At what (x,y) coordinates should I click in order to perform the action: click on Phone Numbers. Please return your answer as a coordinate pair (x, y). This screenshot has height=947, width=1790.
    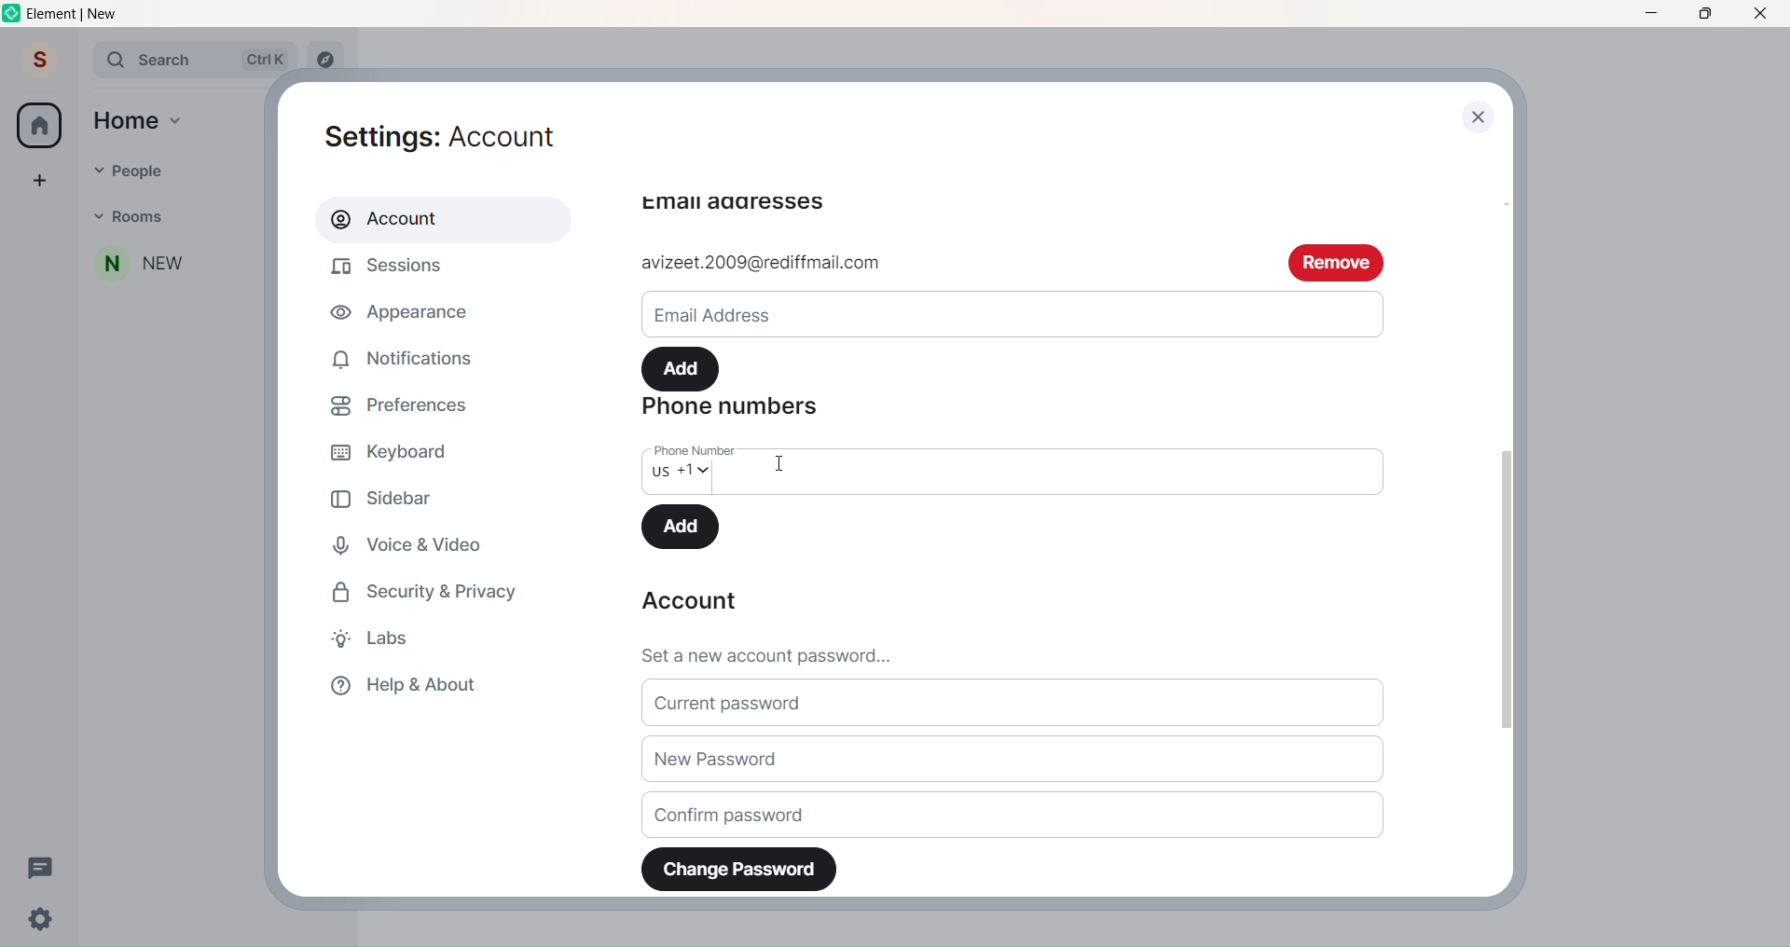
    Looking at the image, I should click on (739, 411).